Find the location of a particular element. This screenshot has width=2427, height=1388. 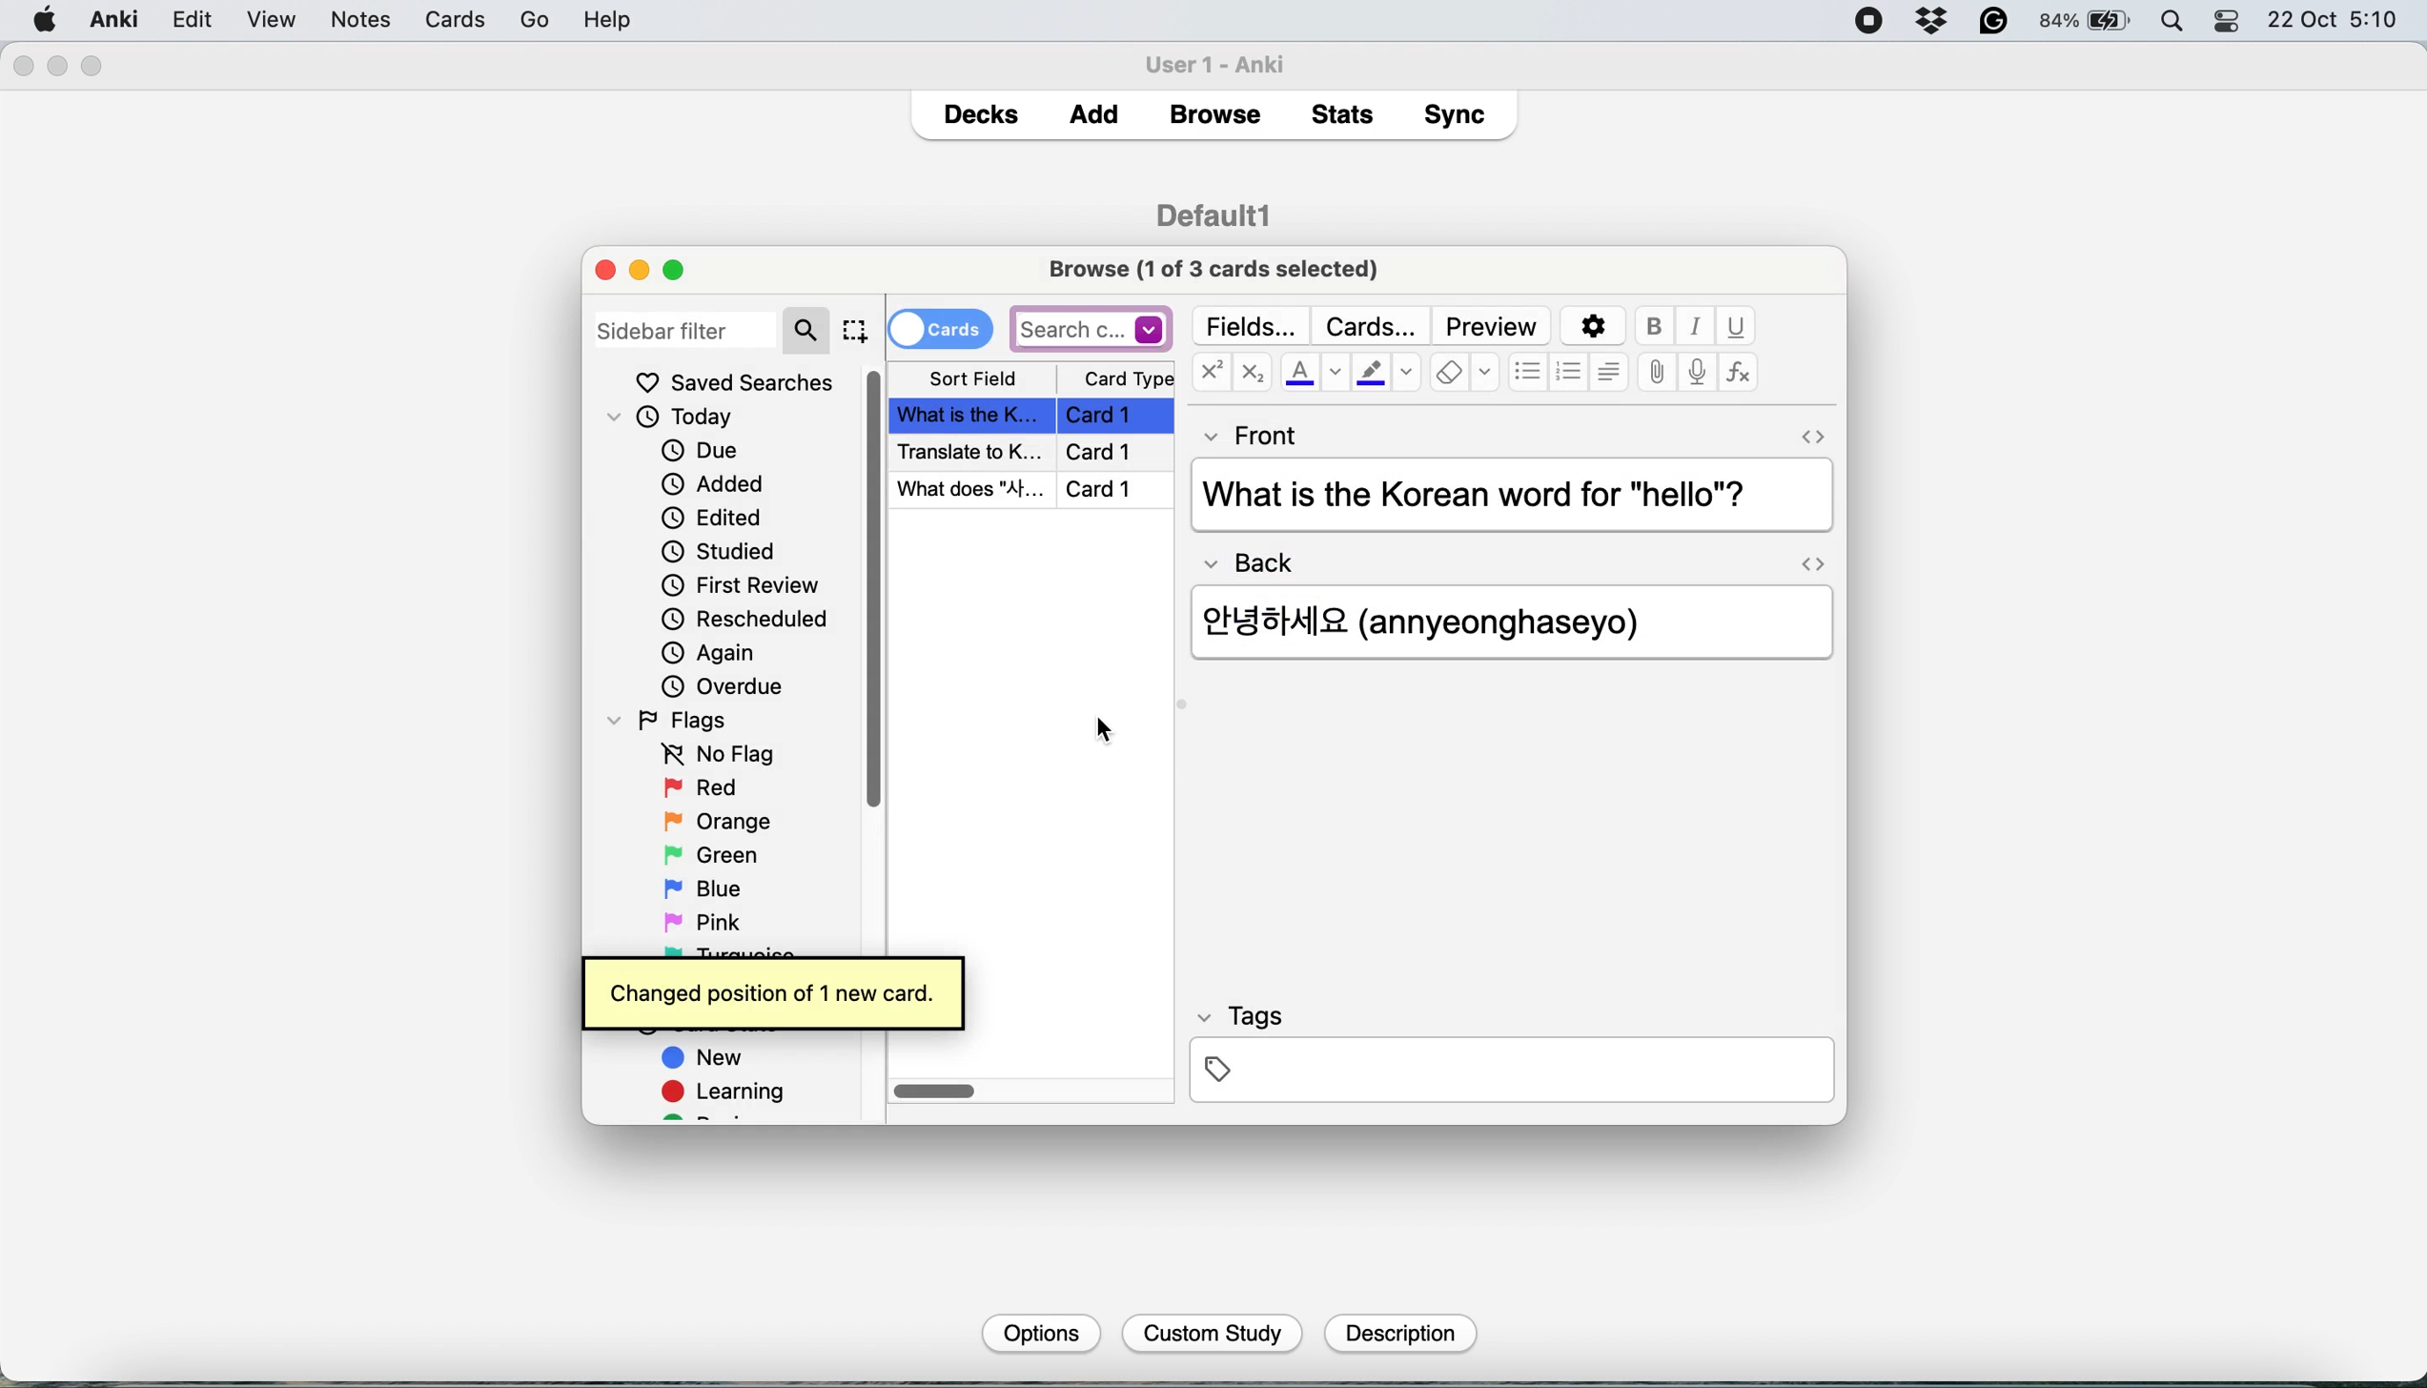

Custom study is located at coordinates (1213, 1335).